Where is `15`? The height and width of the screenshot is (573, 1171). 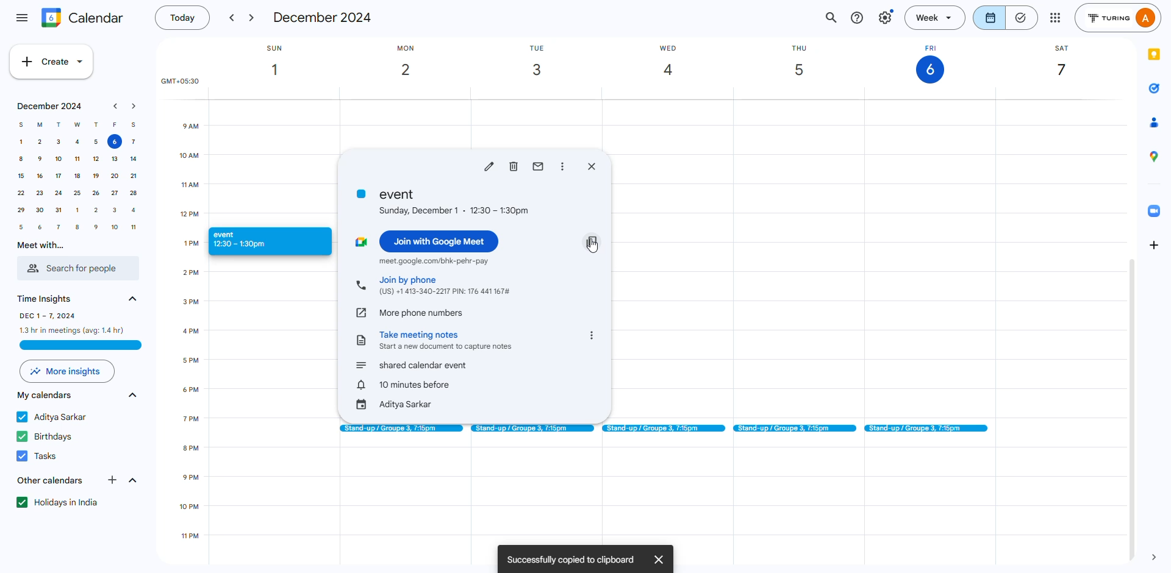
15 is located at coordinates (21, 177).